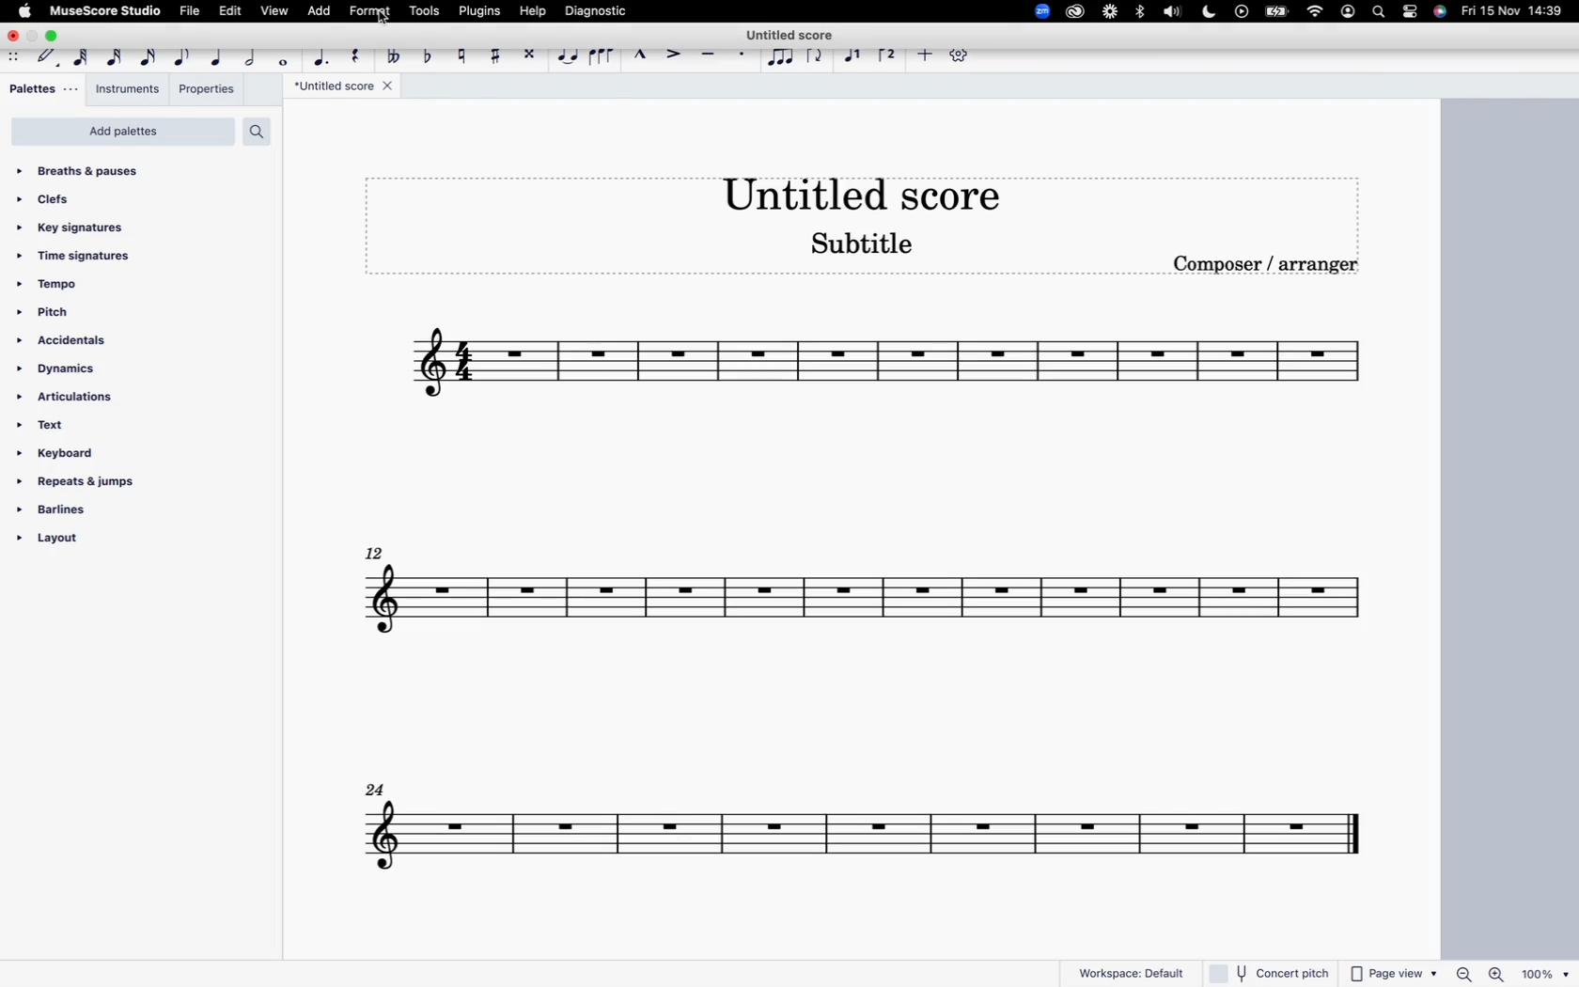  I want to click on accent , so click(676, 58).